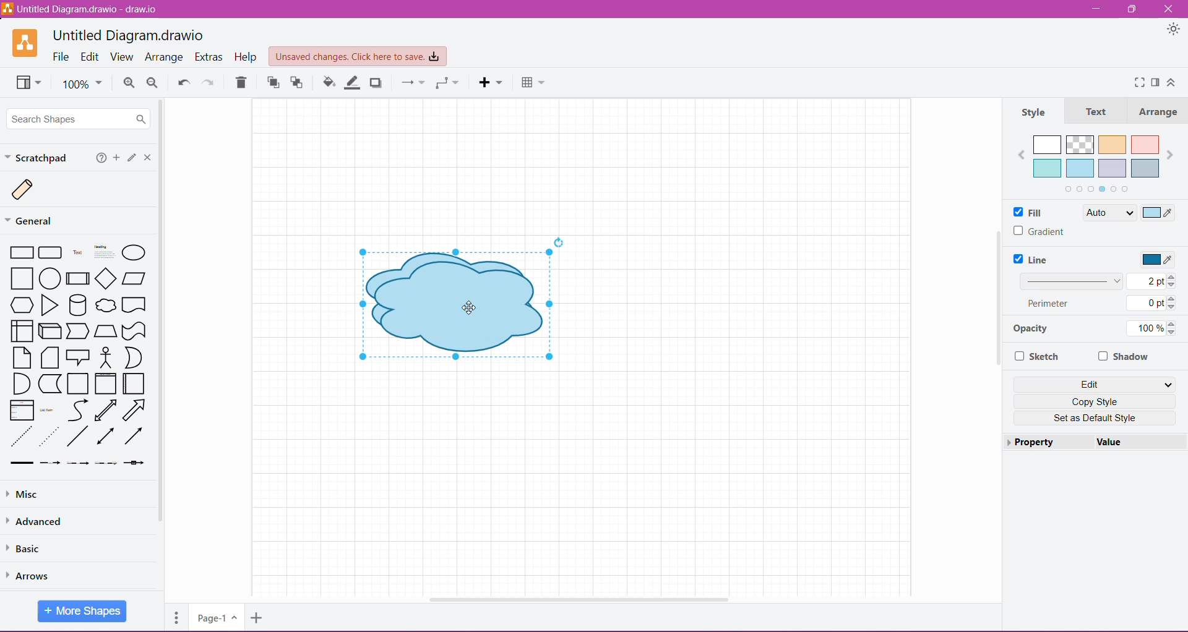 This screenshot has height=632, width=1188. I want to click on Page-1, so click(215, 618).